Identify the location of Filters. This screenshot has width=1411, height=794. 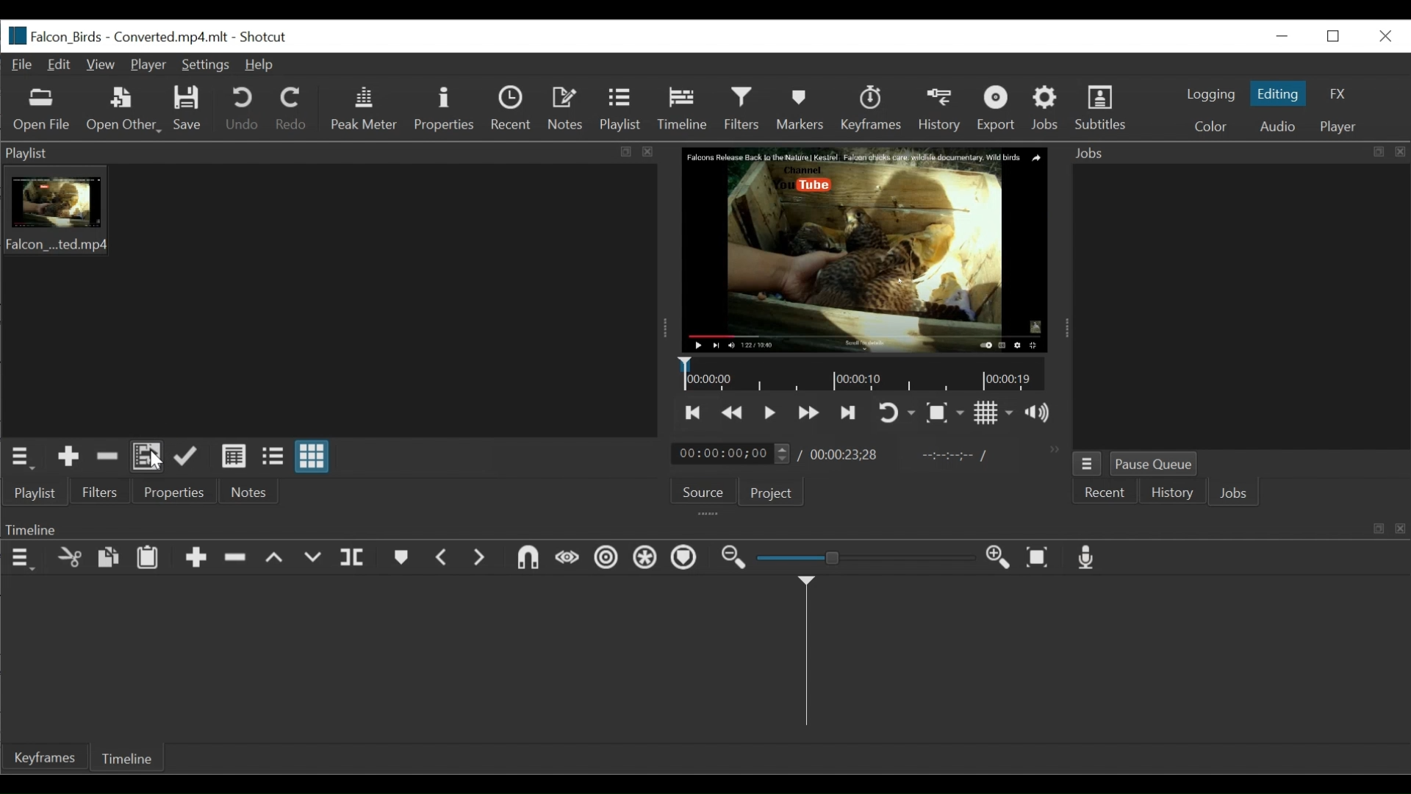
(99, 490).